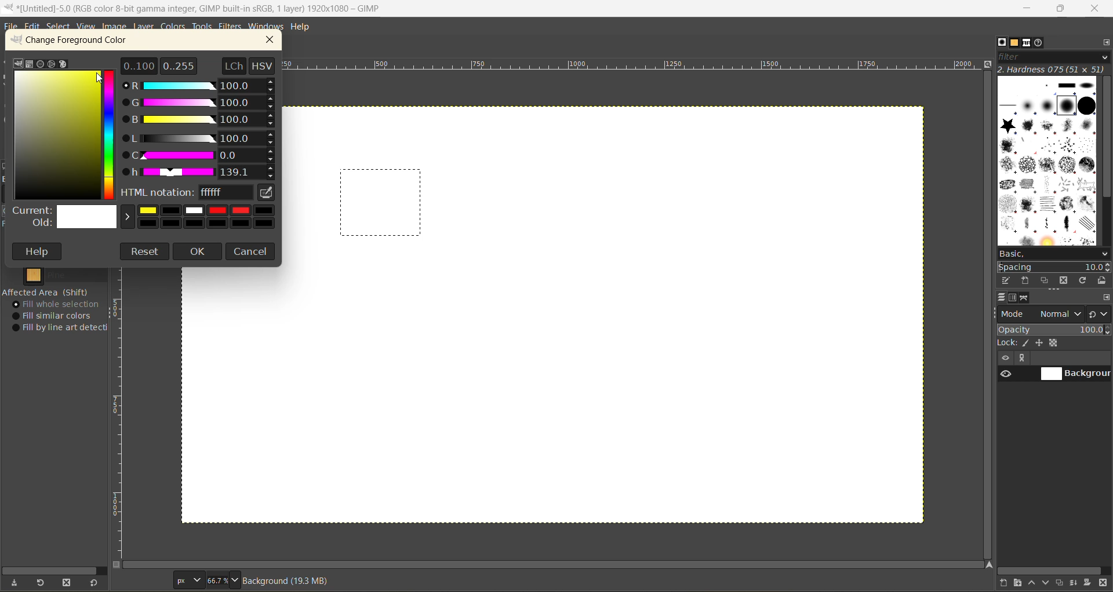 Image resolution: width=1113 pixels, height=592 pixels. What do you see at coordinates (1049, 161) in the screenshot?
I see `brushes` at bounding box center [1049, 161].